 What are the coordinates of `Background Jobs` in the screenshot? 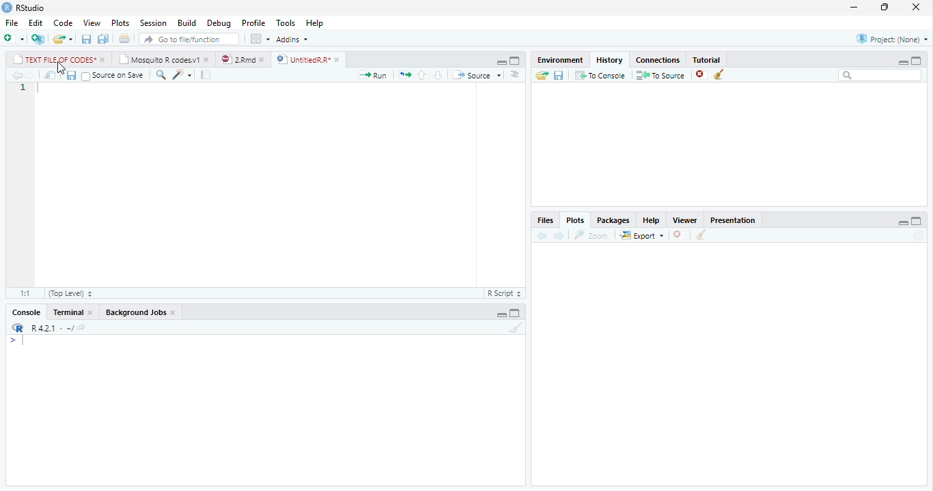 It's located at (135, 312).